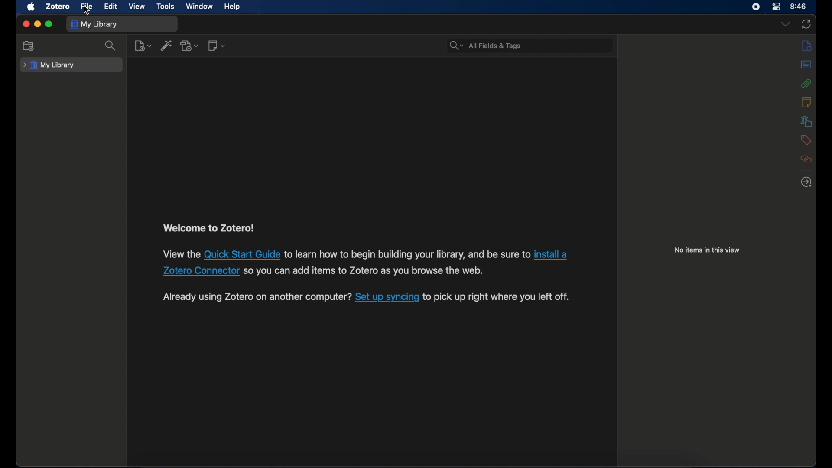 This screenshot has width=832, height=468. What do you see at coordinates (808, 84) in the screenshot?
I see `attachments` at bounding box center [808, 84].